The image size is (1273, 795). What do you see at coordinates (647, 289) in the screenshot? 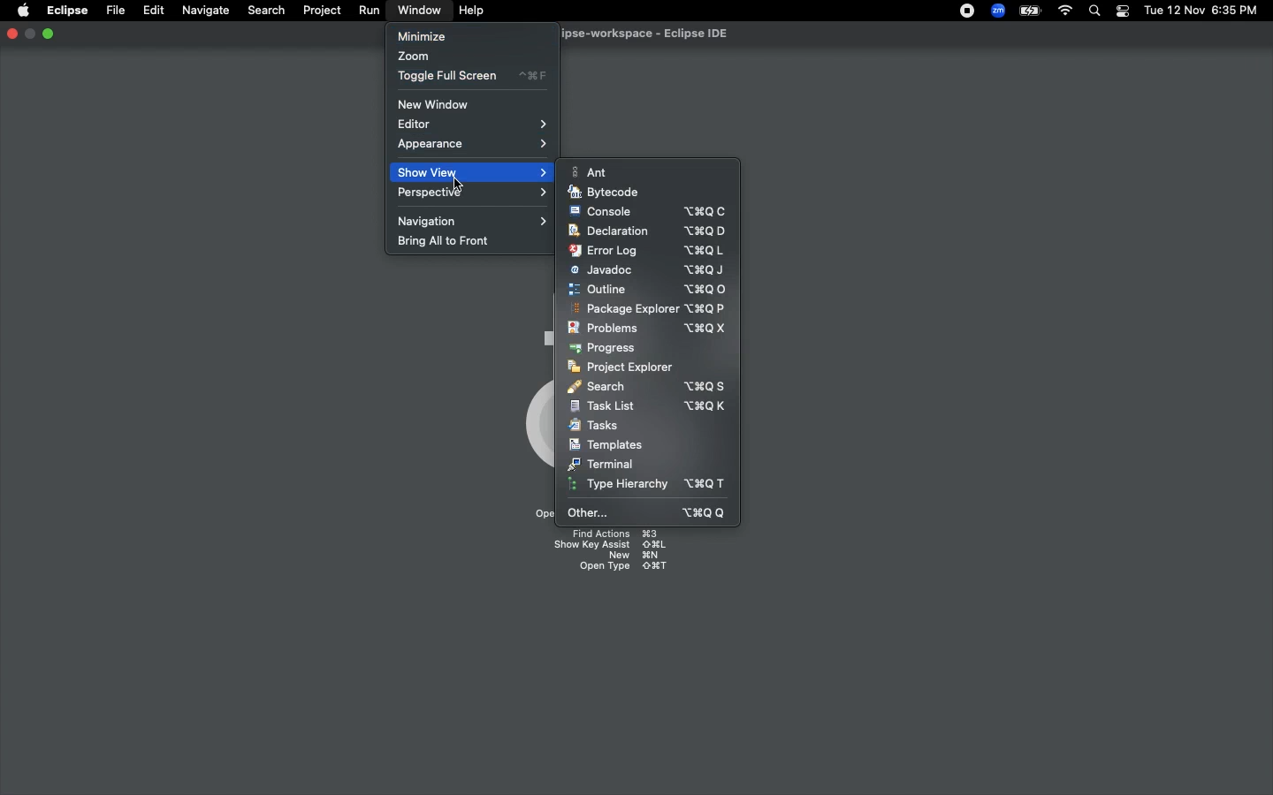
I see `Outline` at bounding box center [647, 289].